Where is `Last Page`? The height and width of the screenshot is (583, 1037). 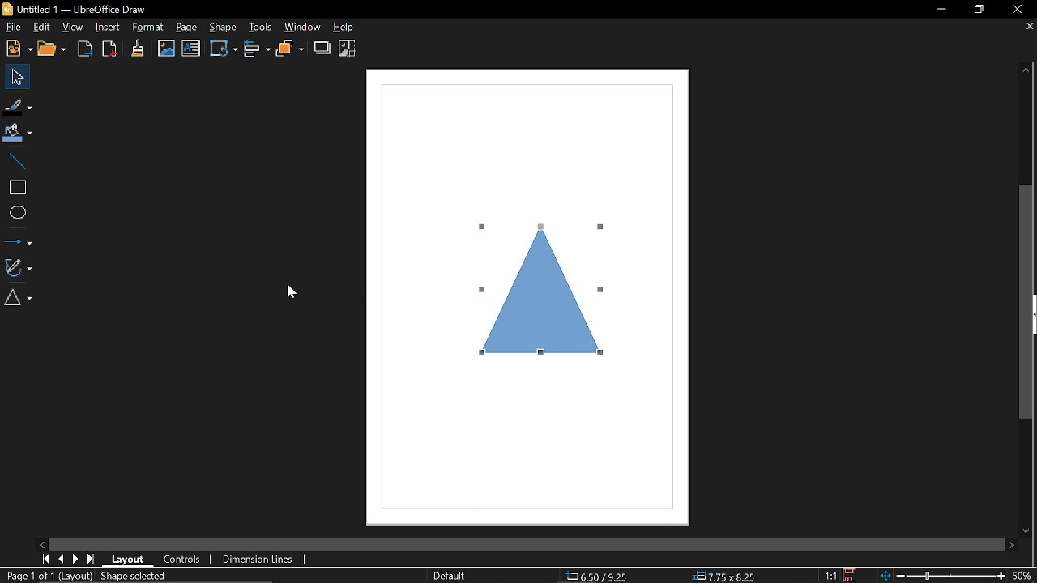
Last Page is located at coordinates (92, 560).